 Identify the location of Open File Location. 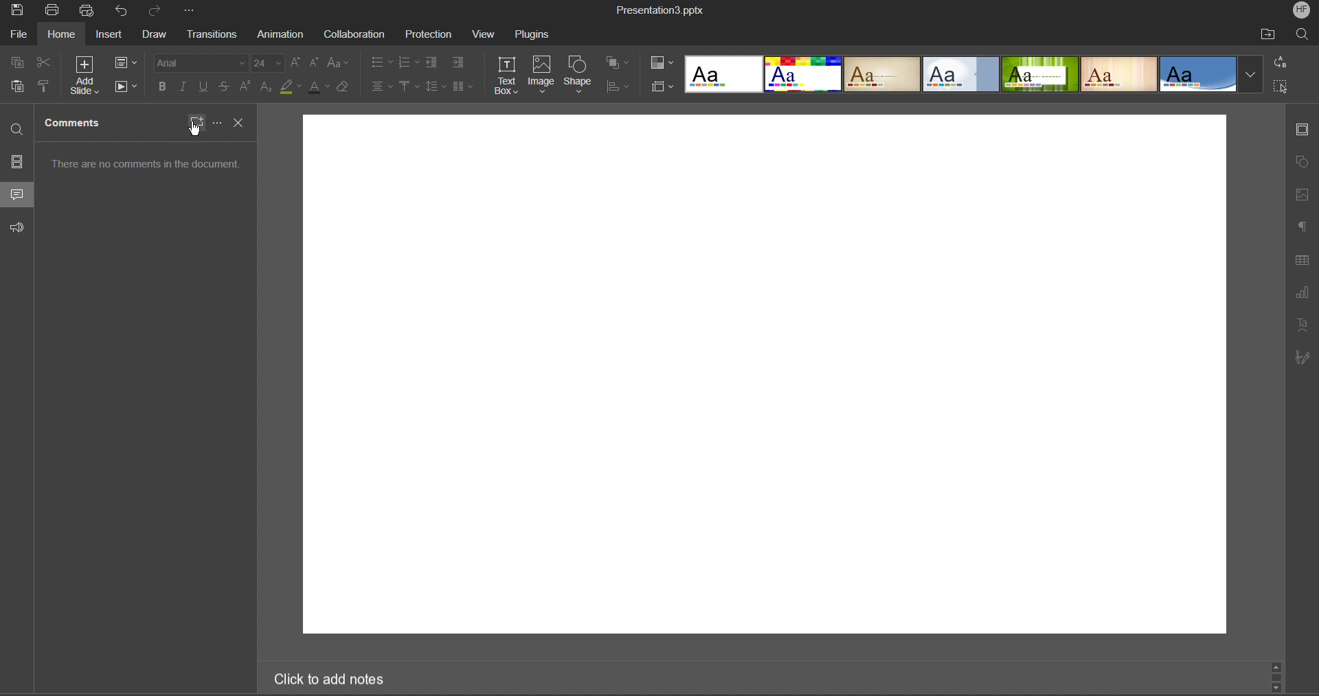
(1267, 35).